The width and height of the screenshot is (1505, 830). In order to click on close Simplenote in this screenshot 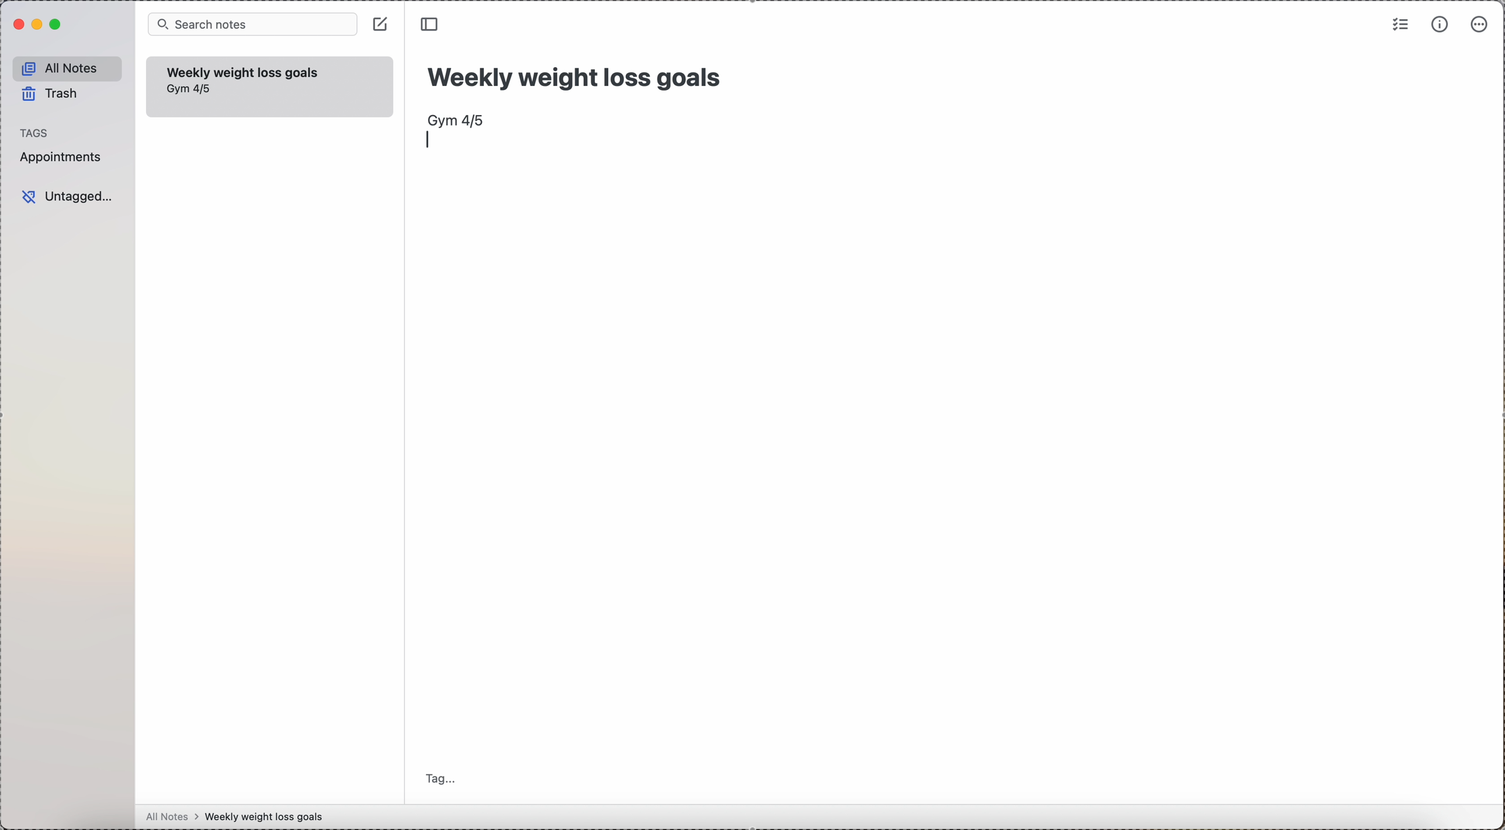, I will do `click(19, 24)`.